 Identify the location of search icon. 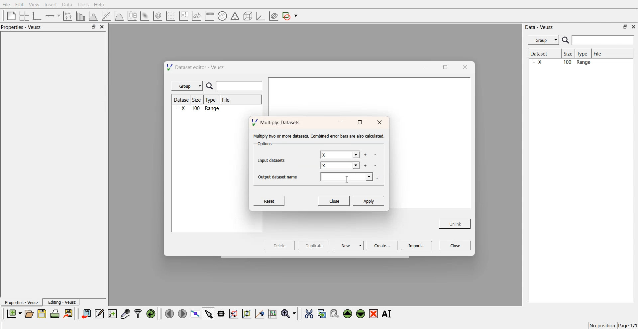
(566, 40).